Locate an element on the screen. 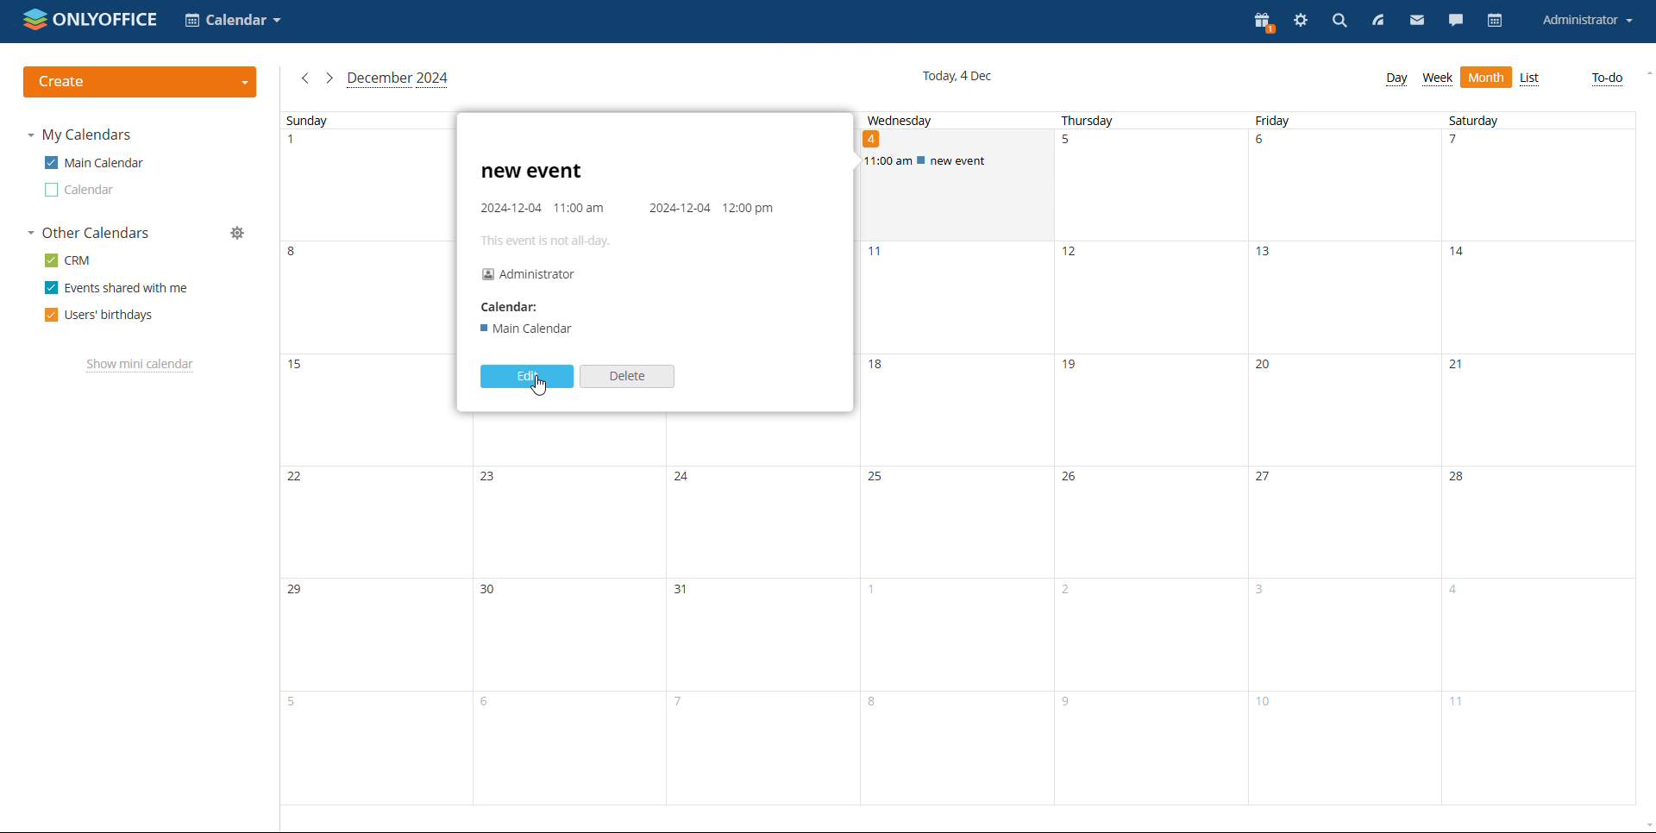 This screenshot has height=833, width=1656. month view is located at coordinates (1530, 79).